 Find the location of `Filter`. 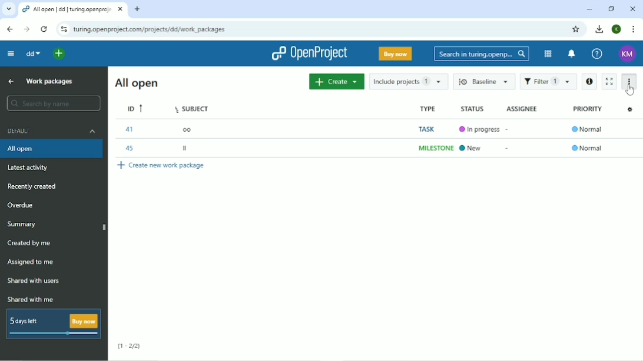

Filter is located at coordinates (549, 82).